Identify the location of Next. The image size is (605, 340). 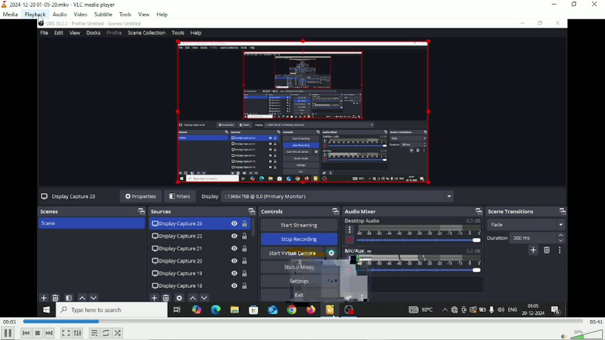
(49, 333).